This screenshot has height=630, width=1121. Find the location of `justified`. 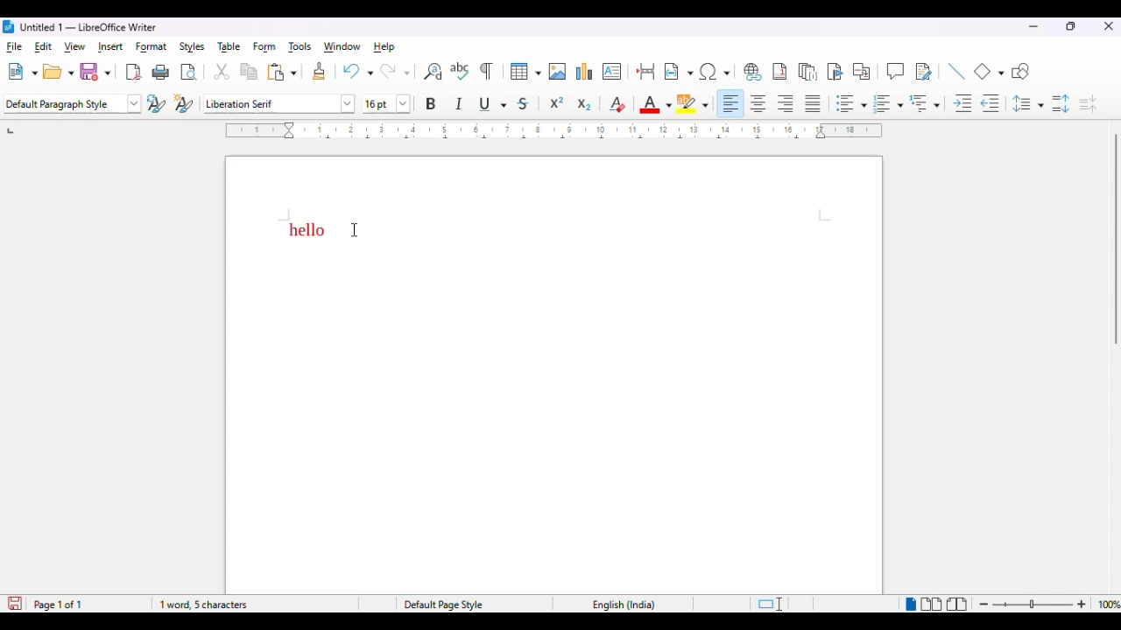

justified is located at coordinates (814, 103).